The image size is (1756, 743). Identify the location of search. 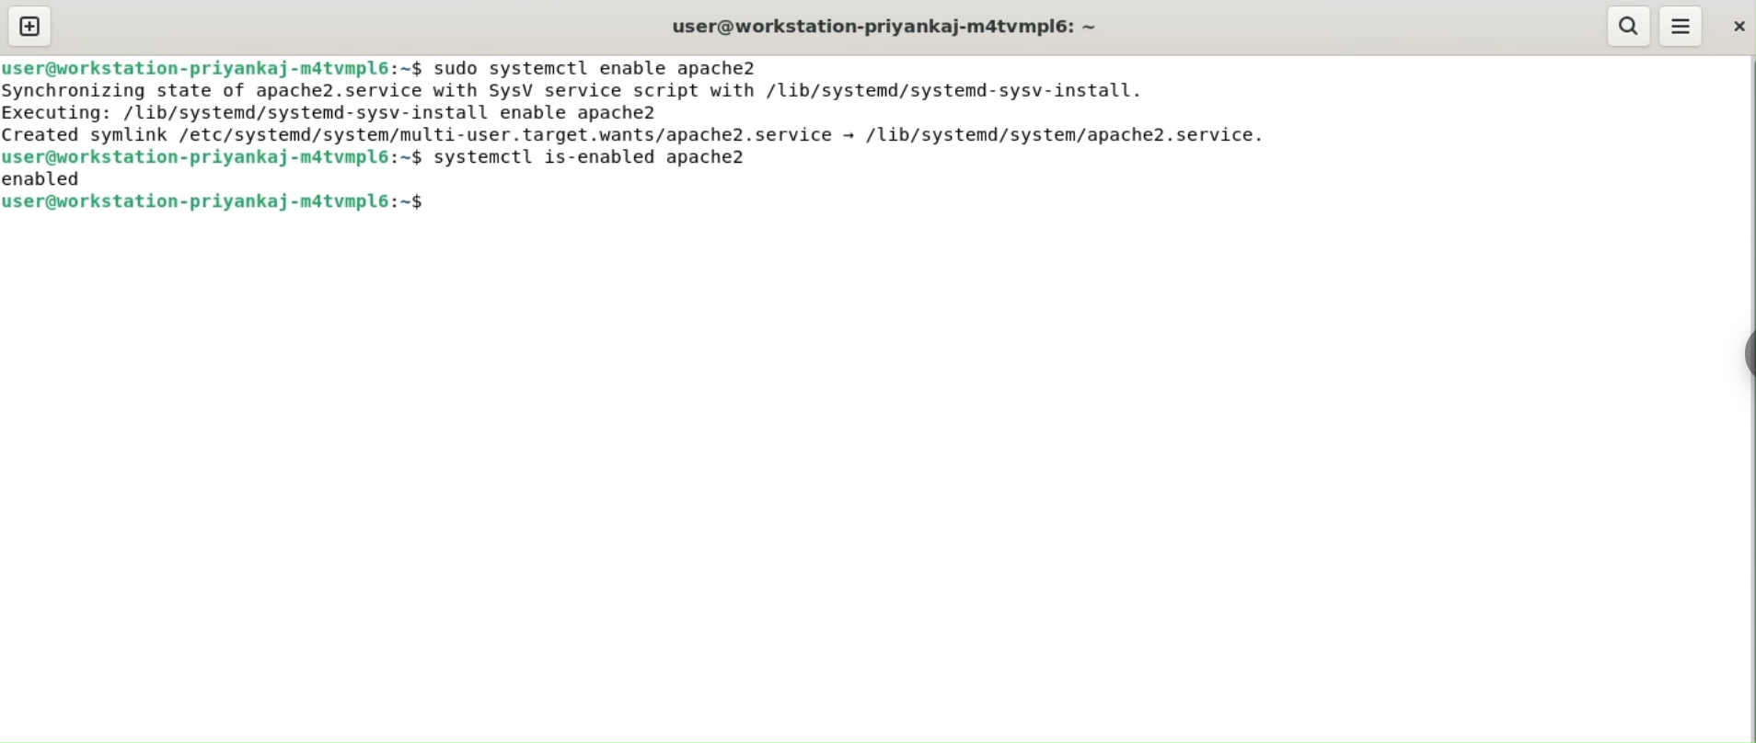
(1629, 27).